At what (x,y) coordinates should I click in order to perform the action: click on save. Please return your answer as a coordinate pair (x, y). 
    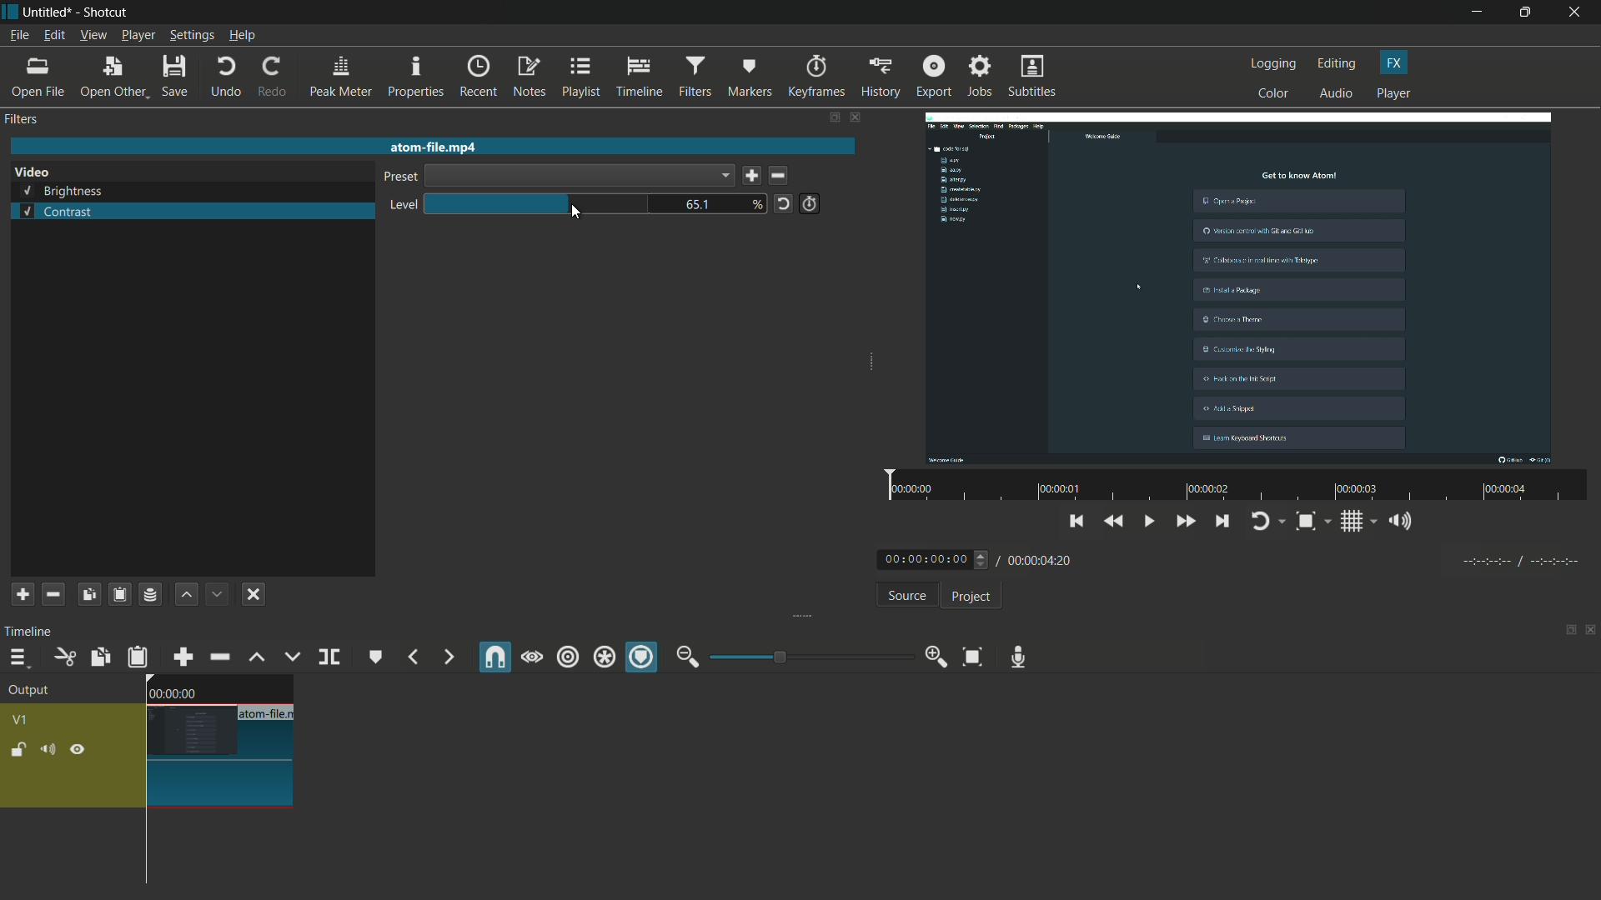
    Looking at the image, I should click on (751, 177).